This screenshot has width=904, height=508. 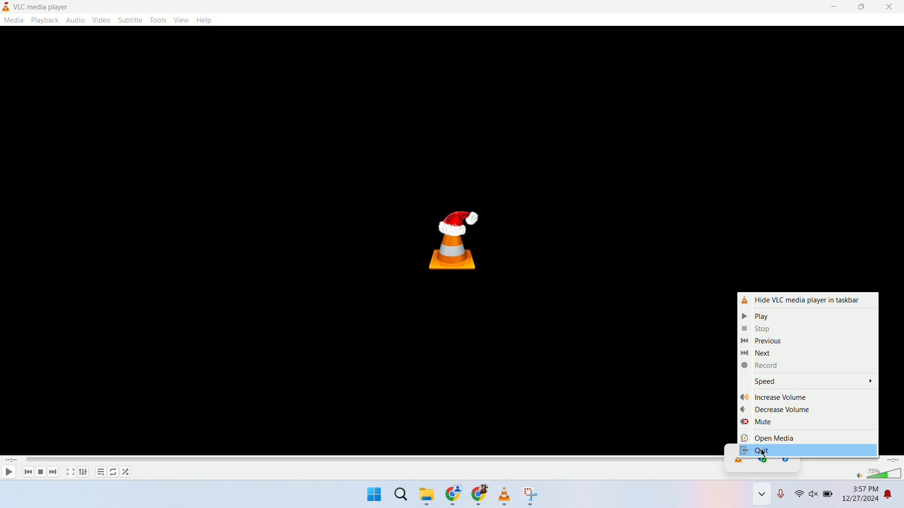 I want to click on application icon, so click(x=7, y=7).